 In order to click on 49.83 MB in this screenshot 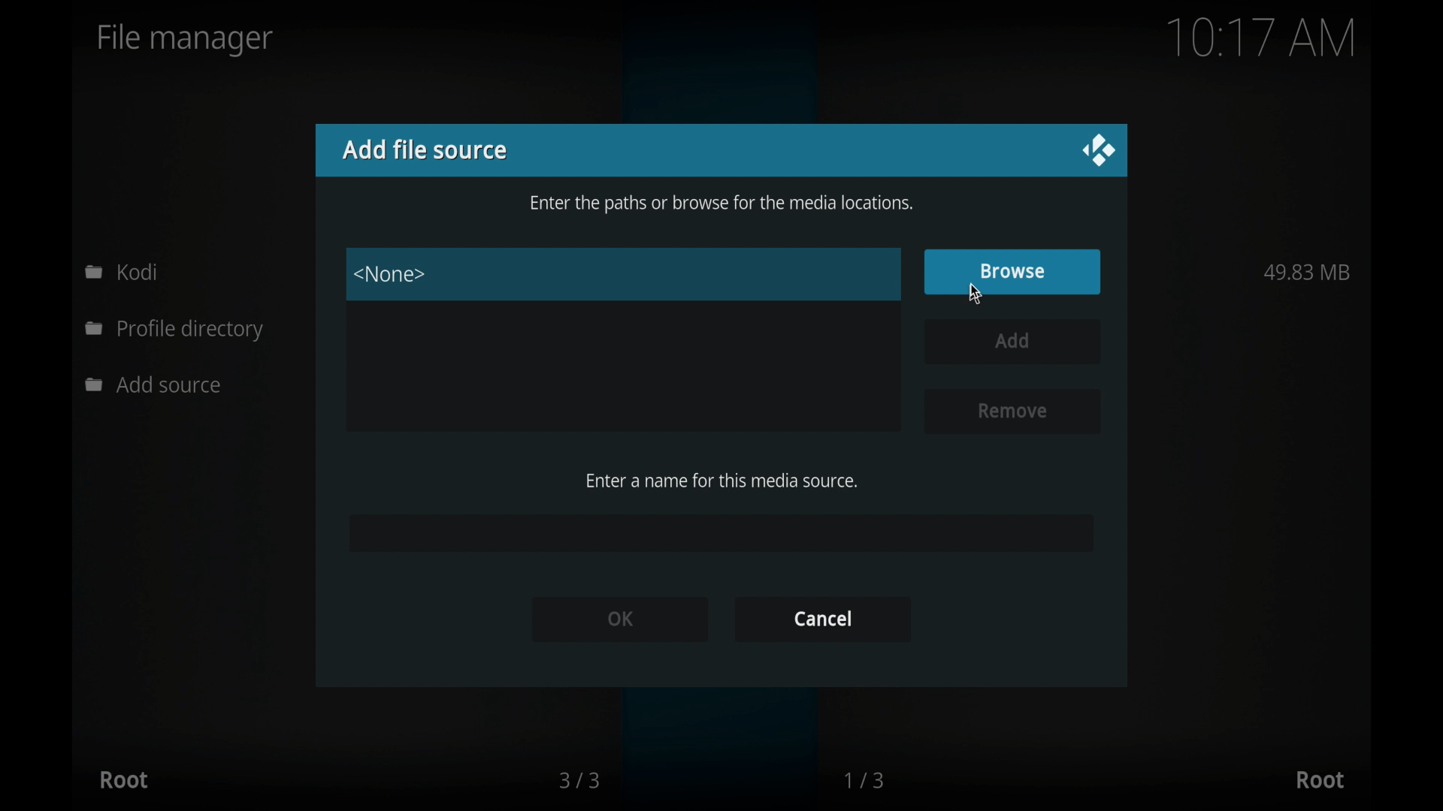, I will do `click(1307, 272)`.